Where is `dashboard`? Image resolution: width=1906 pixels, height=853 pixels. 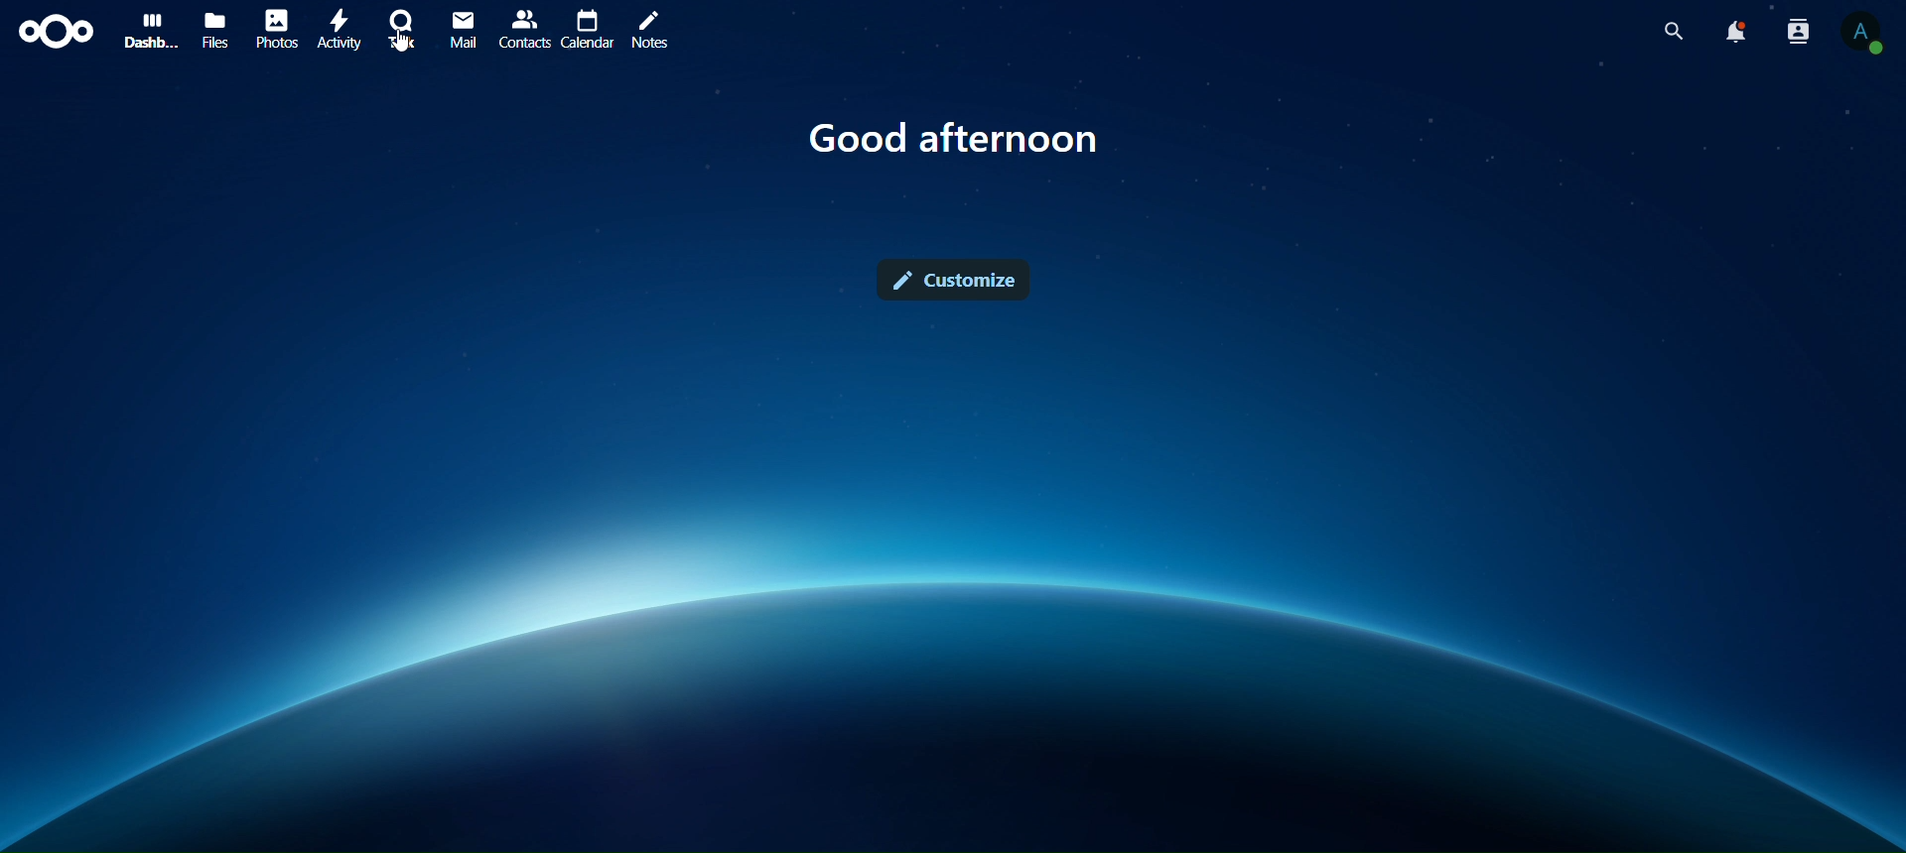
dashboard is located at coordinates (149, 31).